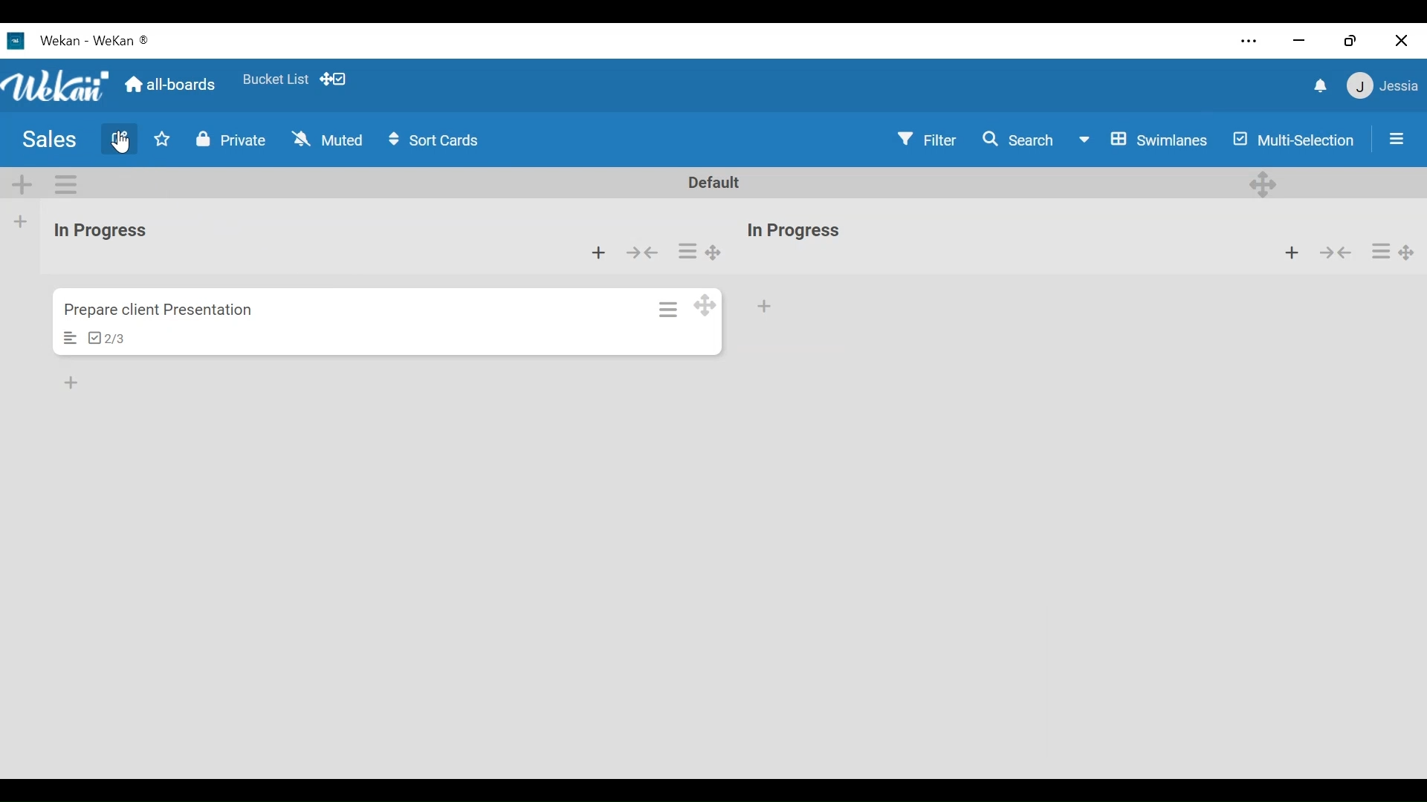 The image size is (1427, 802). Describe the element at coordinates (1290, 250) in the screenshot. I see `Add card to the top of the list` at that location.